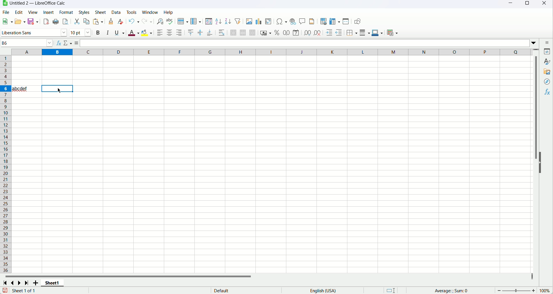 The width and height of the screenshot is (553, 294). What do you see at coordinates (546, 82) in the screenshot?
I see `navigator` at bounding box center [546, 82].